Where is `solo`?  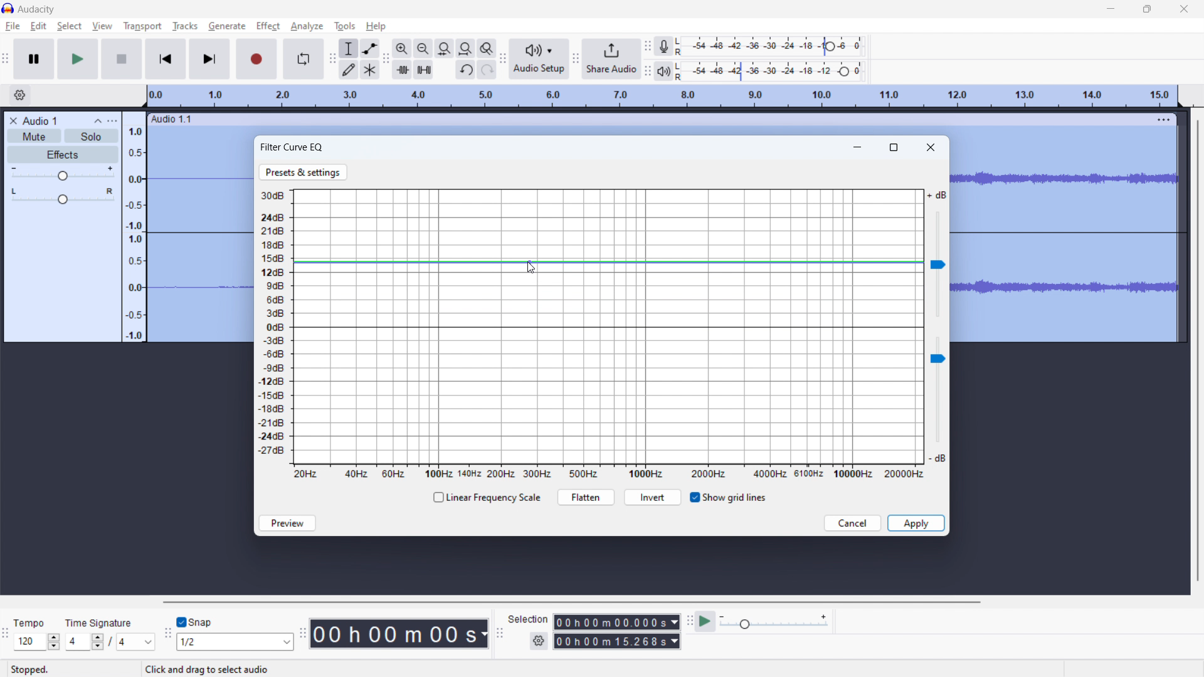
solo is located at coordinates (91, 136).